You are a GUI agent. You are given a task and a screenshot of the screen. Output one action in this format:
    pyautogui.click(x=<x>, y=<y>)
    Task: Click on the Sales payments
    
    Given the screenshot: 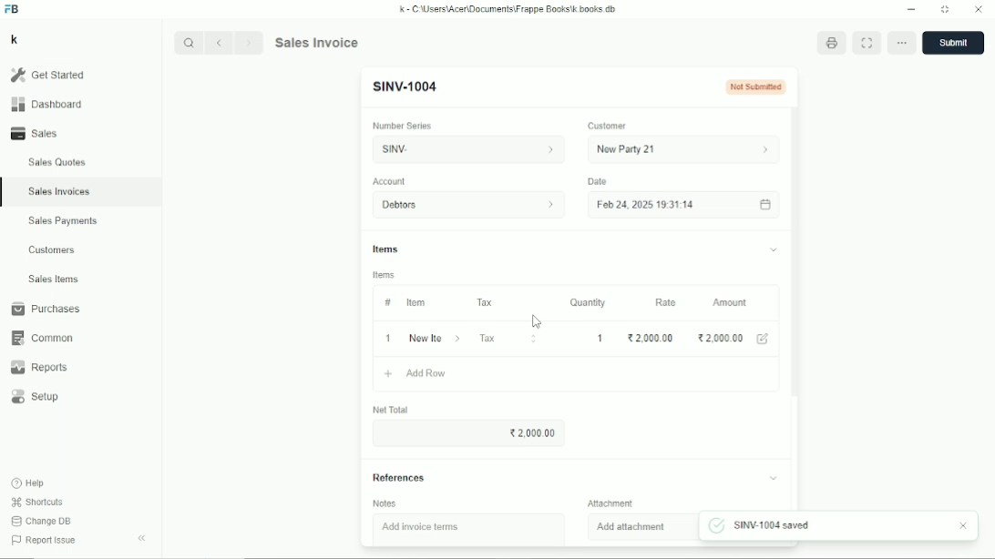 What is the action you would take?
    pyautogui.click(x=66, y=221)
    